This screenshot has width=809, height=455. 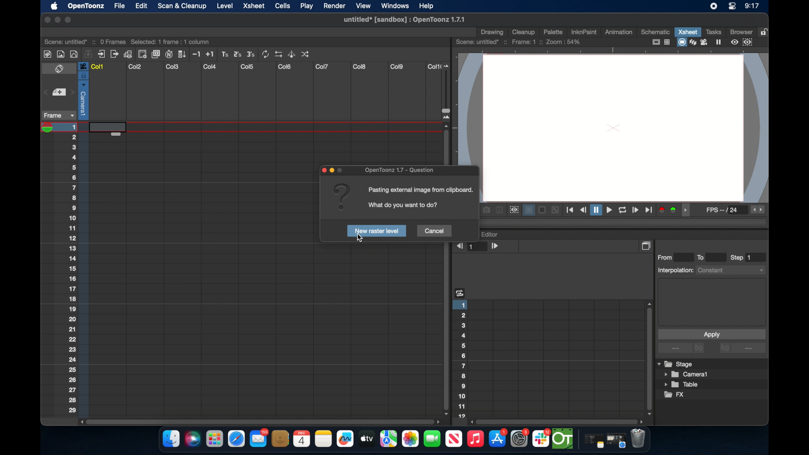 I want to click on contacts, so click(x=281, y=439).